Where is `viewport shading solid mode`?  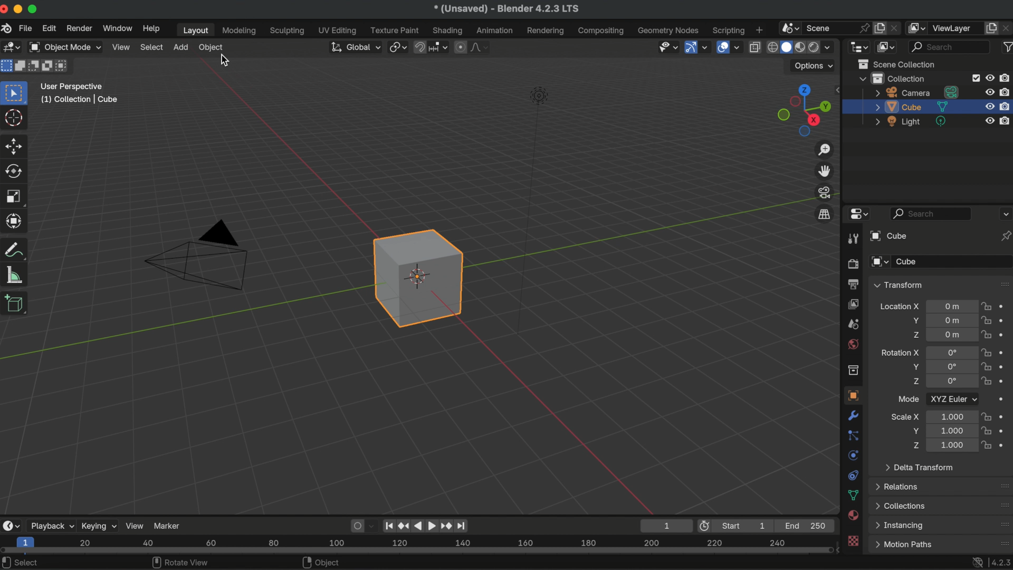
viewport shading solid mode is located at coordinates (786, 46).